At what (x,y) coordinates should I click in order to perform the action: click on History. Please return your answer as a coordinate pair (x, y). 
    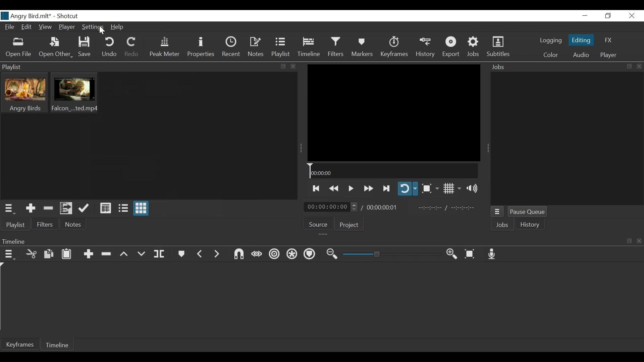
    Looking at the image, I should click on (530, 224).